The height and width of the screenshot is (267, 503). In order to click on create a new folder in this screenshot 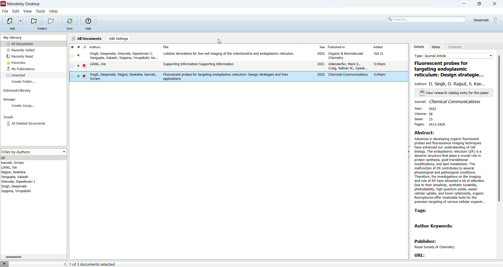, I will do `click(35, 21)`.